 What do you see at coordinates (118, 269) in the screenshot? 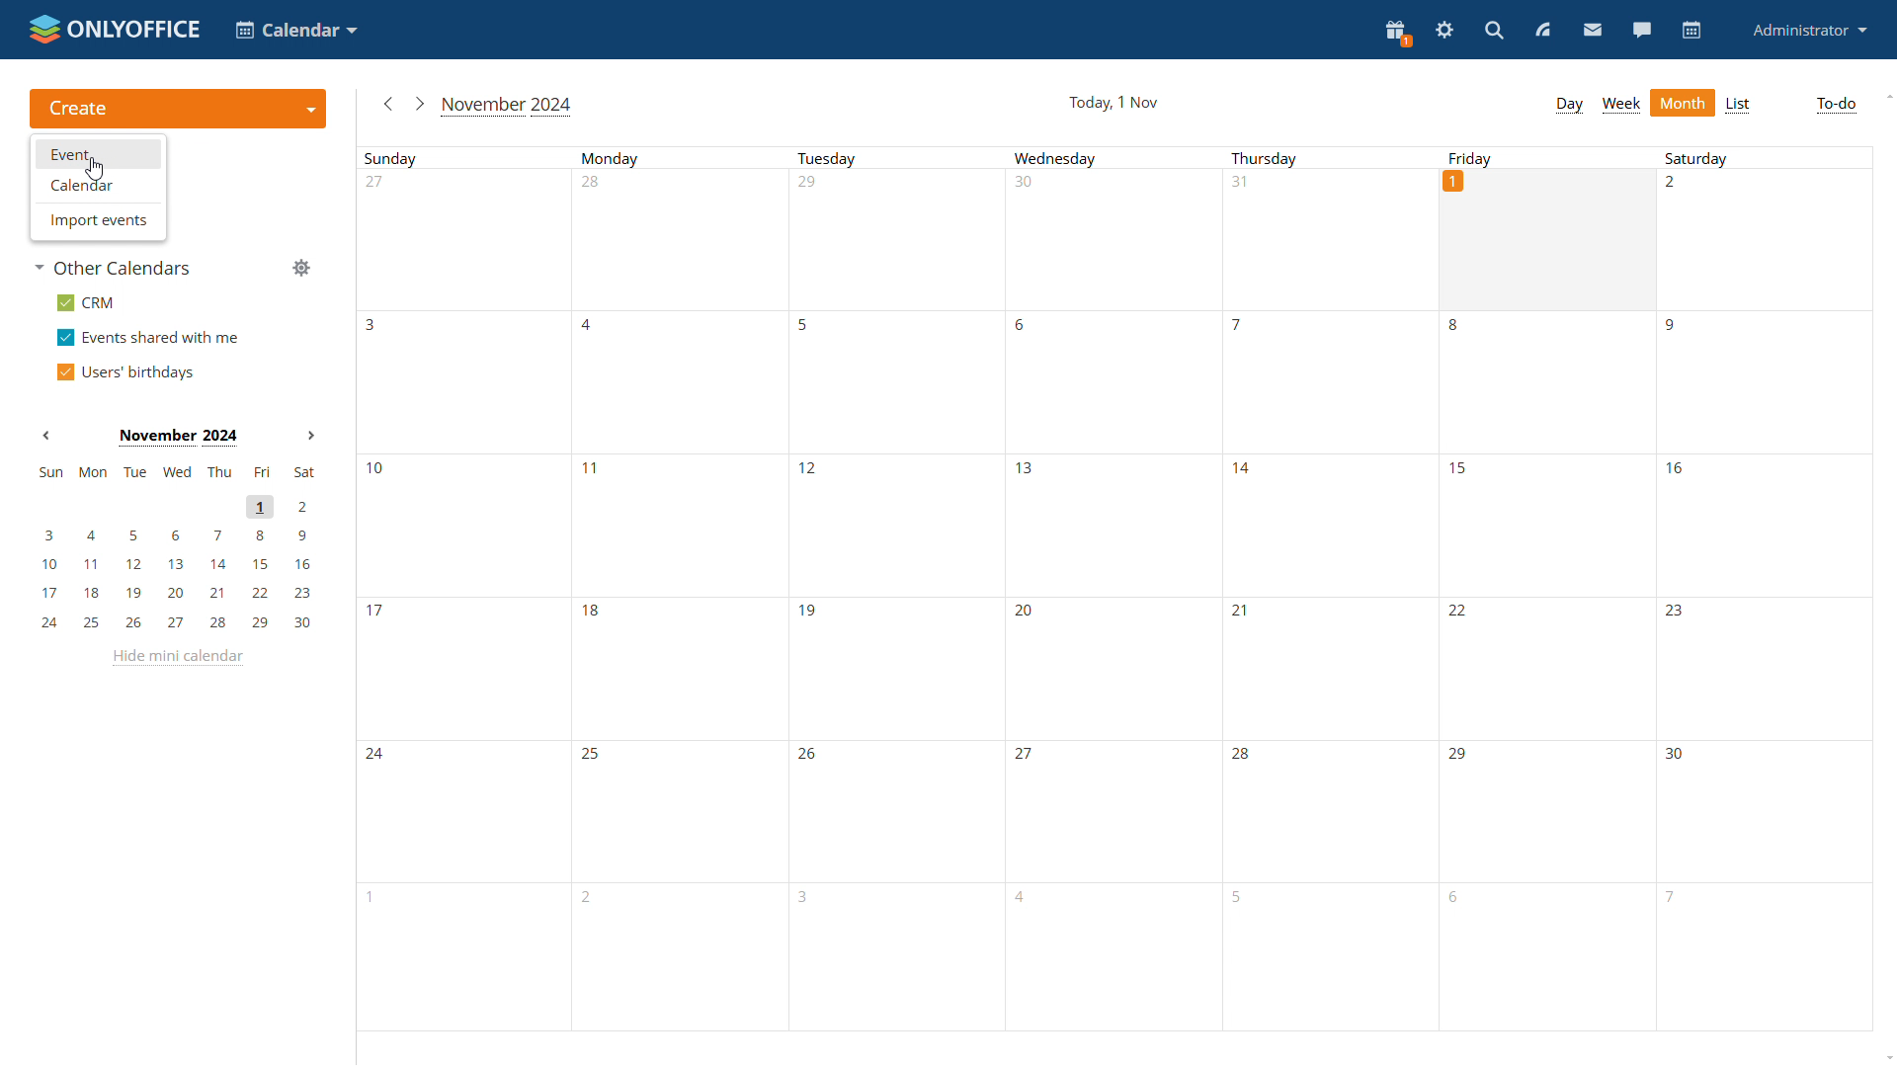
I see `other calendars` at bounding box center [118, 269].